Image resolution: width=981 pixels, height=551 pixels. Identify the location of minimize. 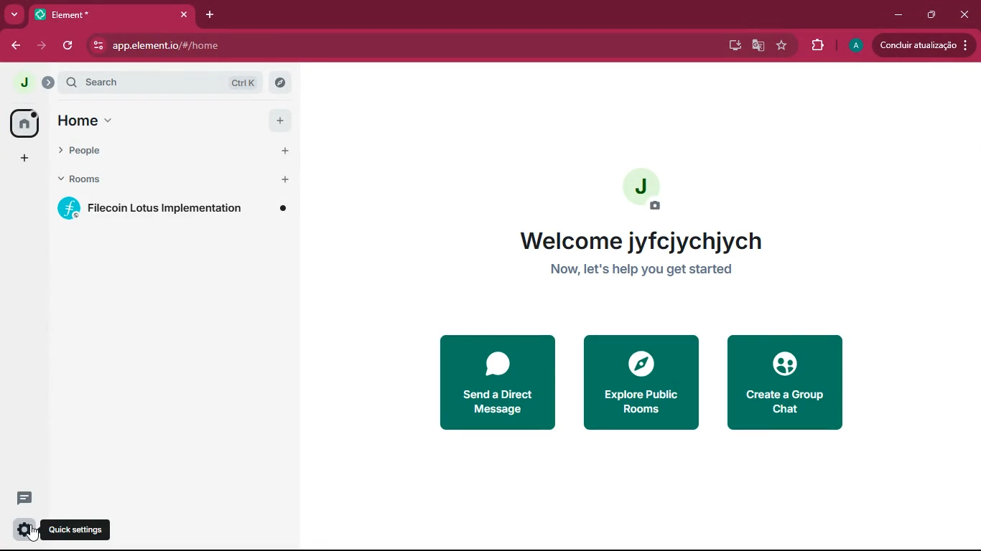
(896, 15).